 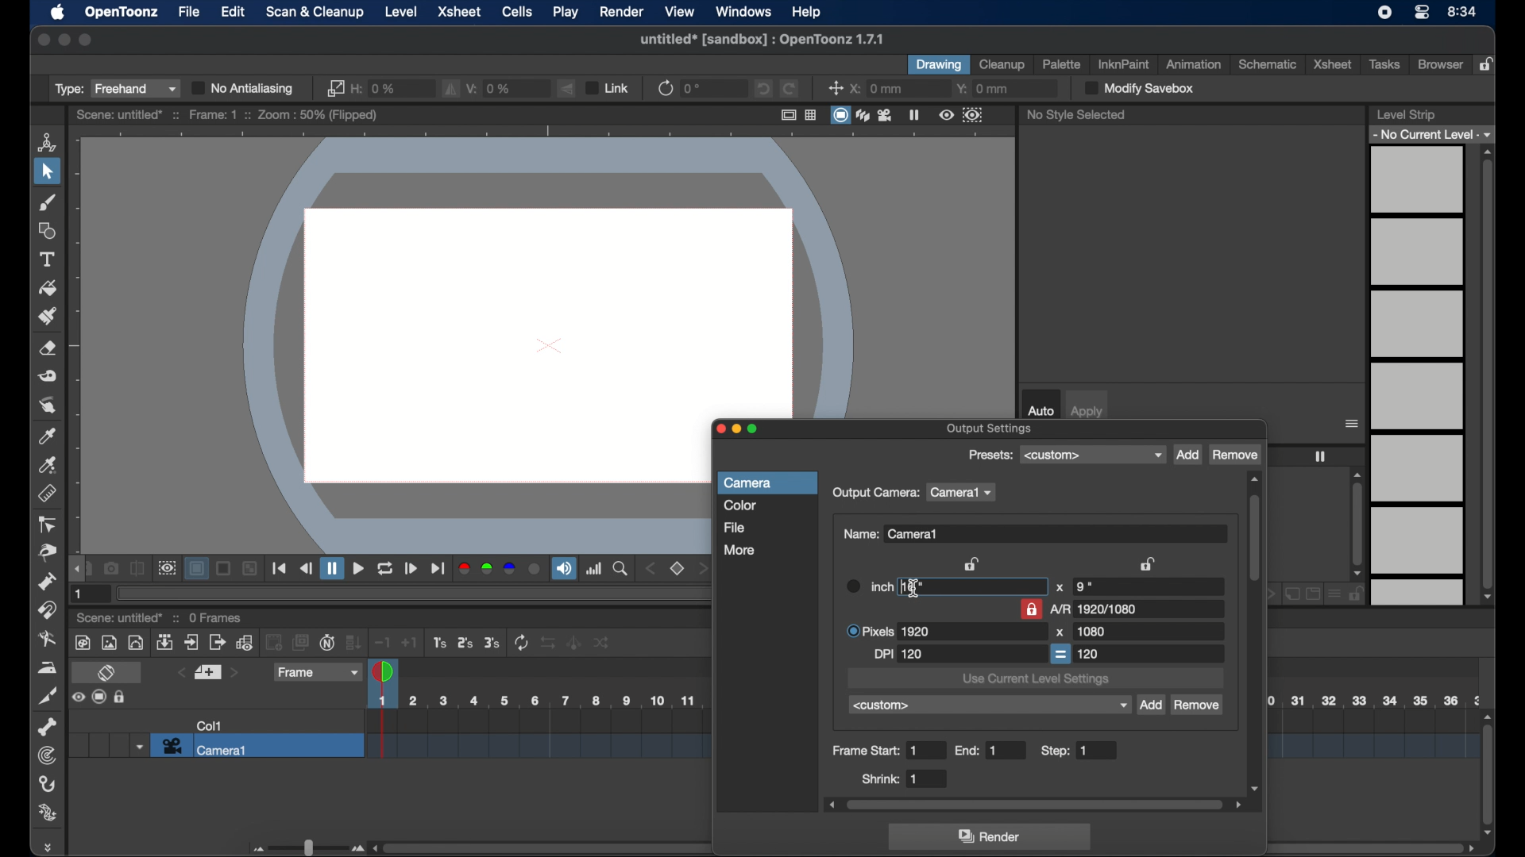 What do you see at coordinates (47, 667) in the screenshot?
I see `iron tool` at bounding box center [47, 667].